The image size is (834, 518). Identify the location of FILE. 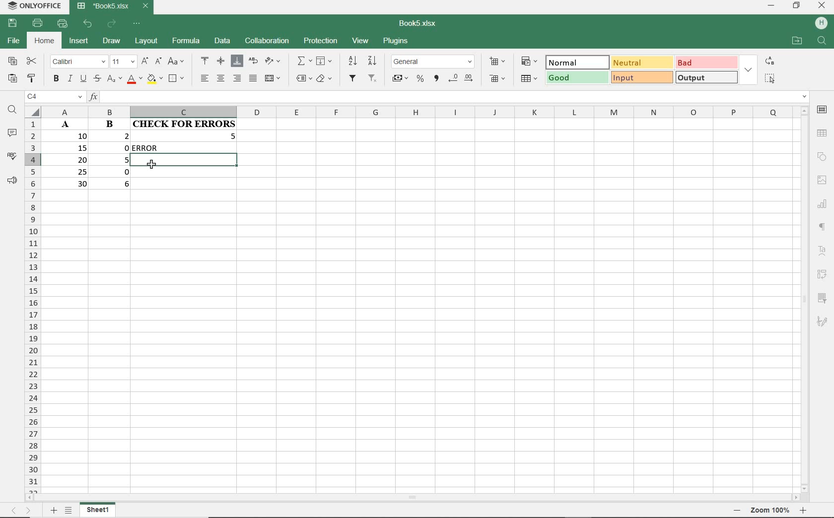
(12, 41).